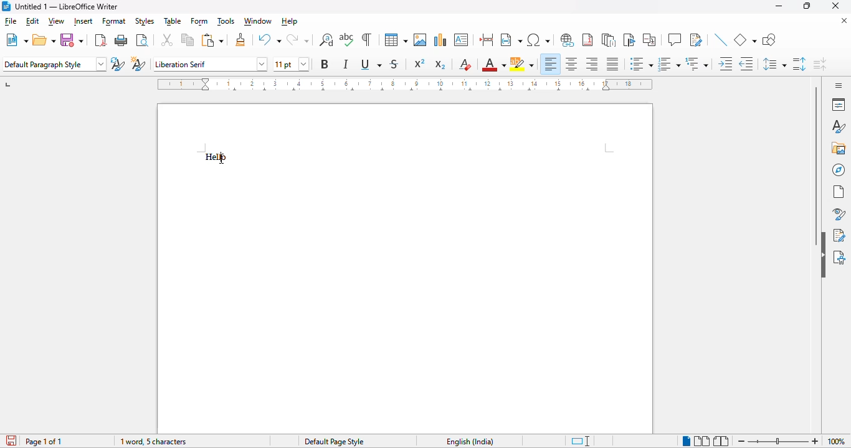 This screenshot has width=851, height=448. I want to click on copy, so click(188, 40).